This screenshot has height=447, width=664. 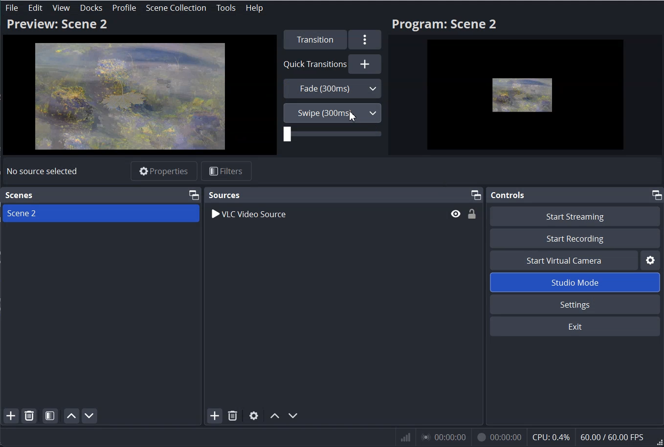 I want to click on Profile, so click(x=124, y=8).